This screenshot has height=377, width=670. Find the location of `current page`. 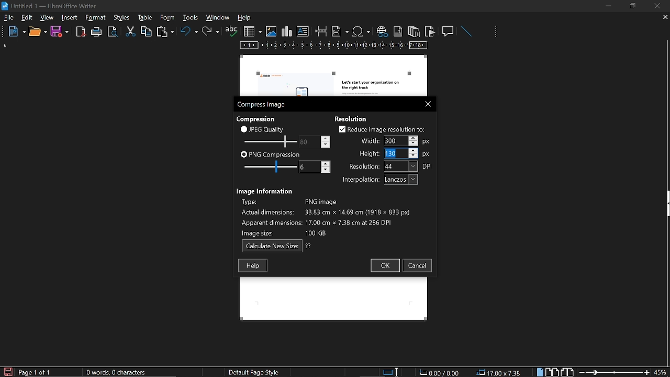

current page is located at coordinates (35, 372).